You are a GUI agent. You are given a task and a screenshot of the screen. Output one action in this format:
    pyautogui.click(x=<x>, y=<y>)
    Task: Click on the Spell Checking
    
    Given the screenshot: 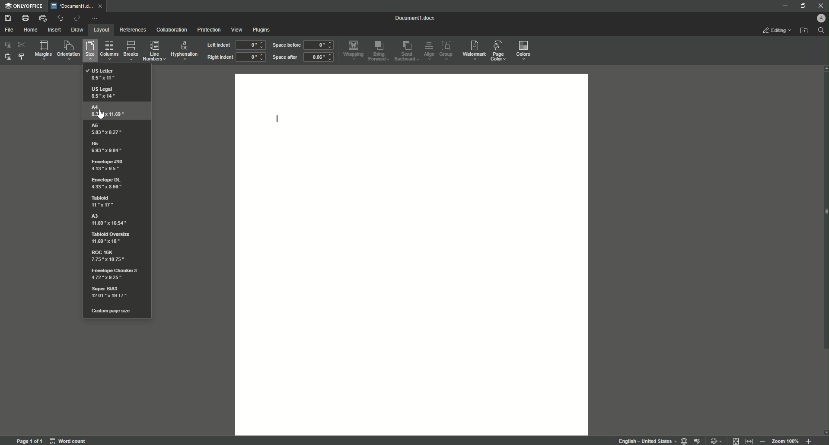 What is the action you would take?
    pyautogui.click(x=698, y=440)
    